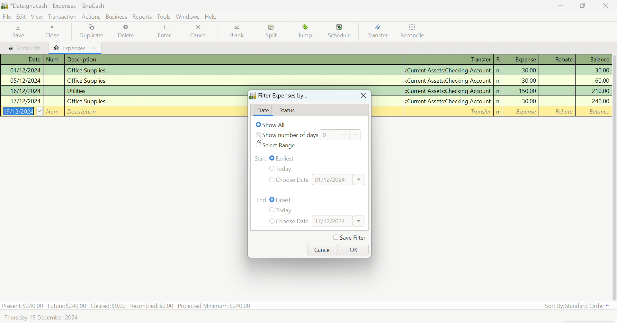  What do you see at coordinates (54, 6) in the screenshot?
I see `*Data.gnucash - Accounts - GnuCash` at bounding box center [54, 6].